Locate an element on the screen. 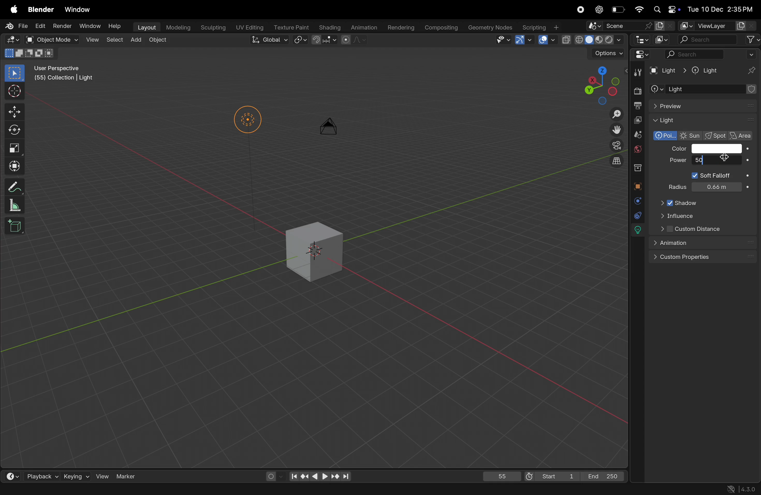 This screenshot has width=761, height=495. influence is located at coordinates (695, 216).